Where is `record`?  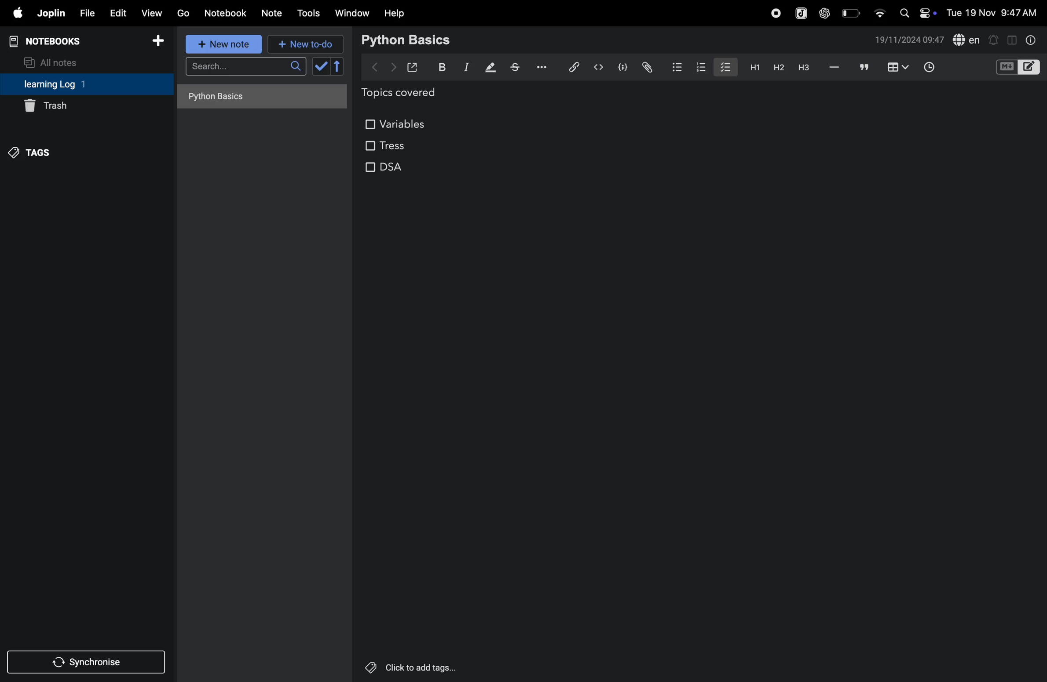 record is located at coordinates (776, 12).